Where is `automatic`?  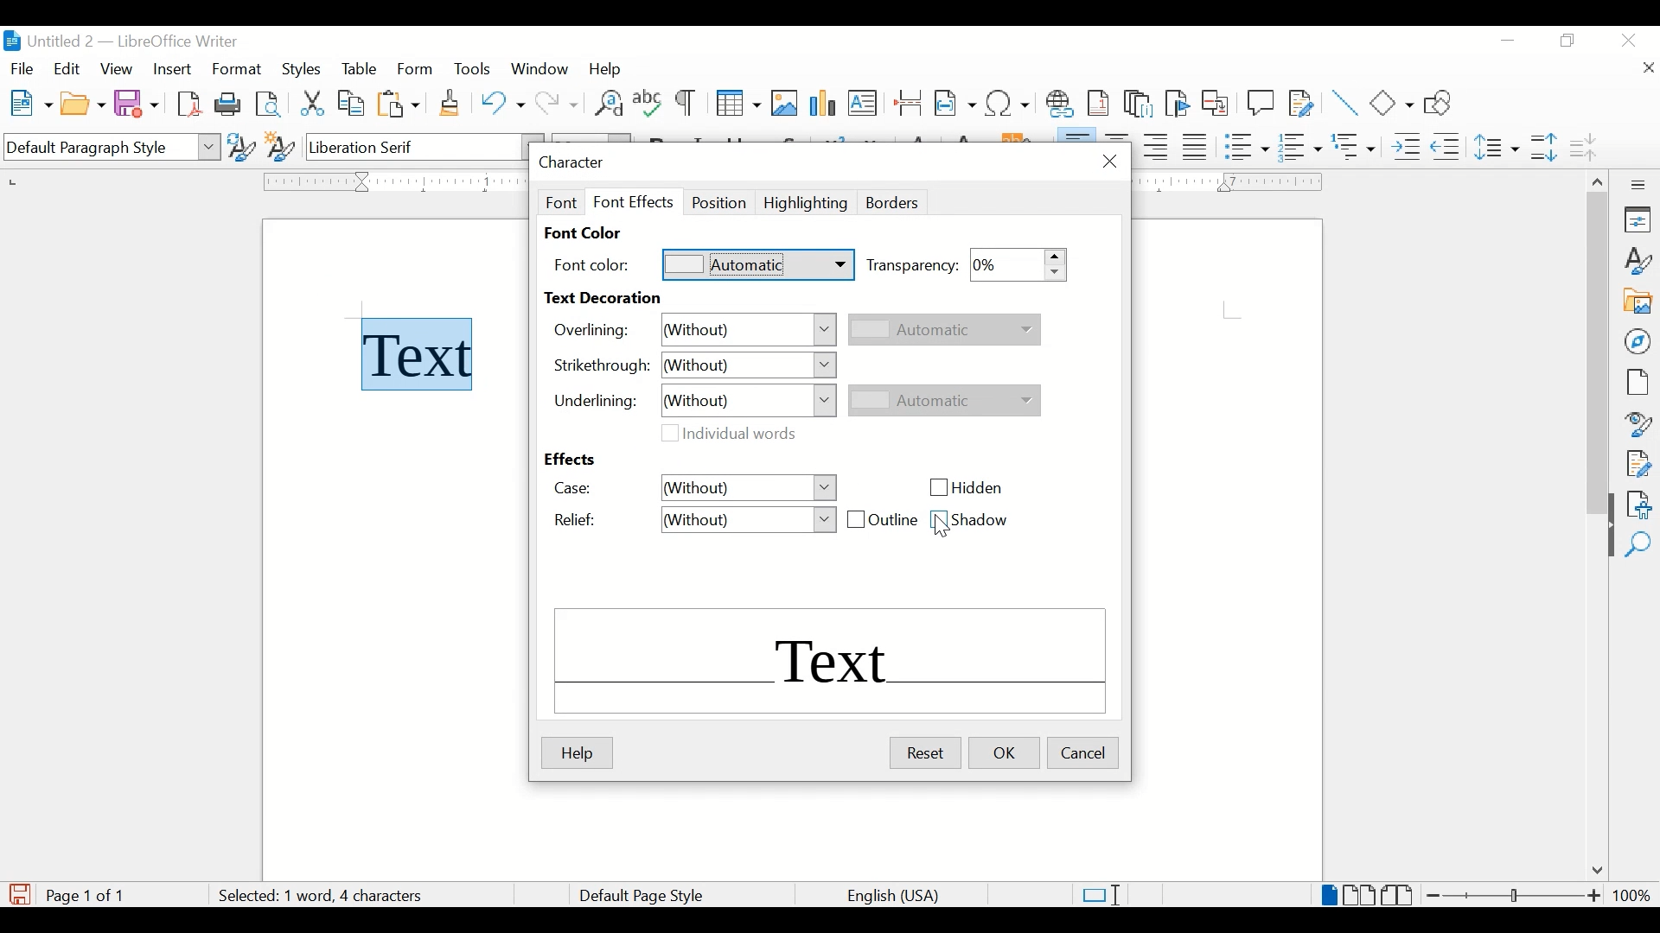
automatic is located at coordinates (944, 400).